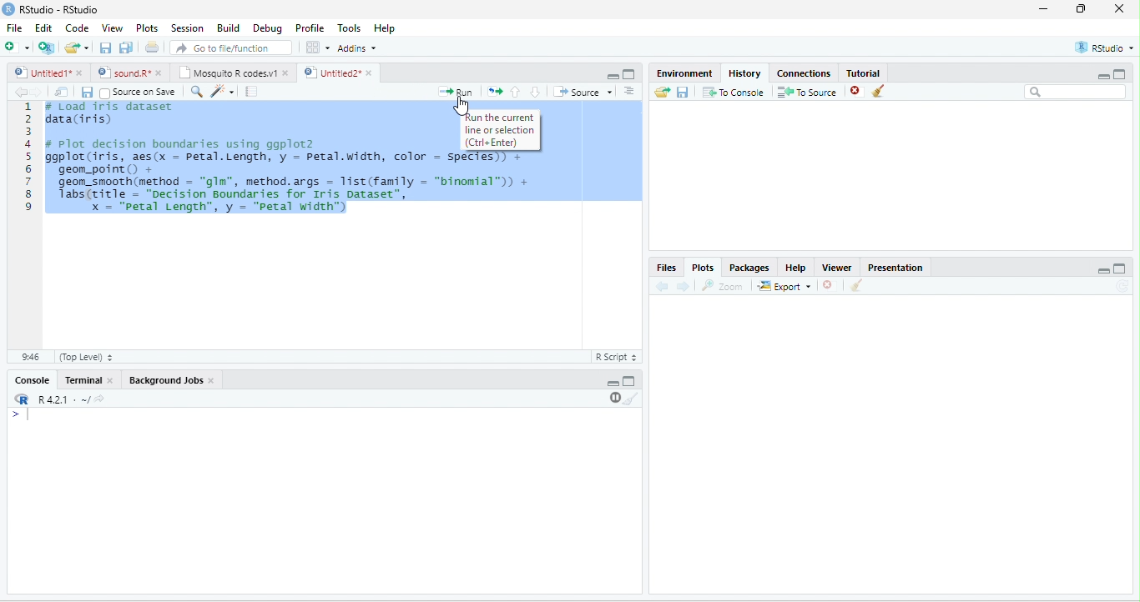  I want to click on Plots, so click(147, 28).